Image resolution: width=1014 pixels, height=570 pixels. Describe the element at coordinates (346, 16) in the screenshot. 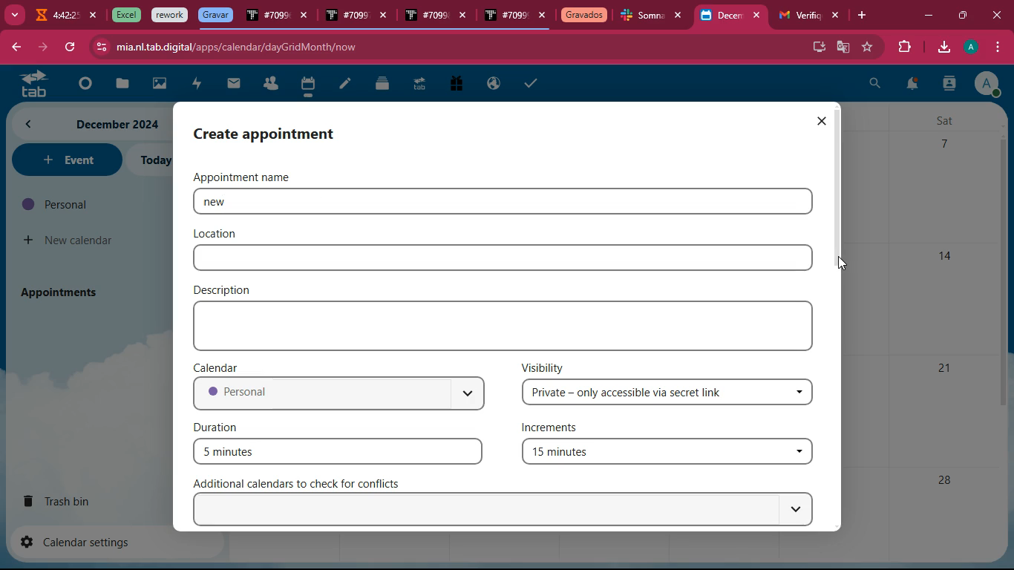

I see `tab` at that location.